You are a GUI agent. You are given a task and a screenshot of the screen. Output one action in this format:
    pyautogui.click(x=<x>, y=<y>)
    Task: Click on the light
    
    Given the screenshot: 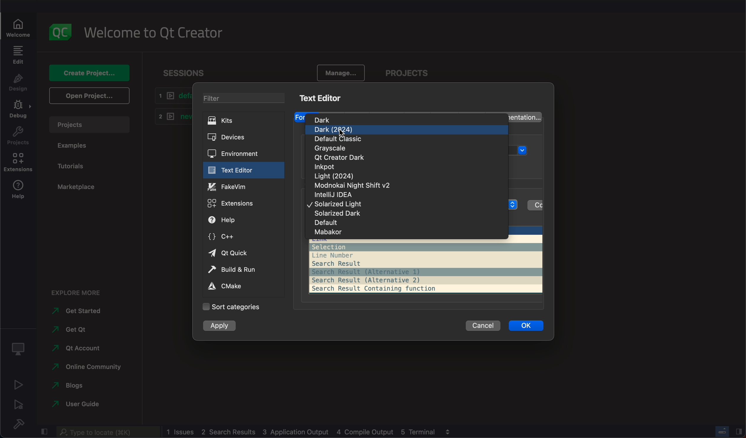 What is the action you would take?
    pyautogui.click(x=336, y=205)
    